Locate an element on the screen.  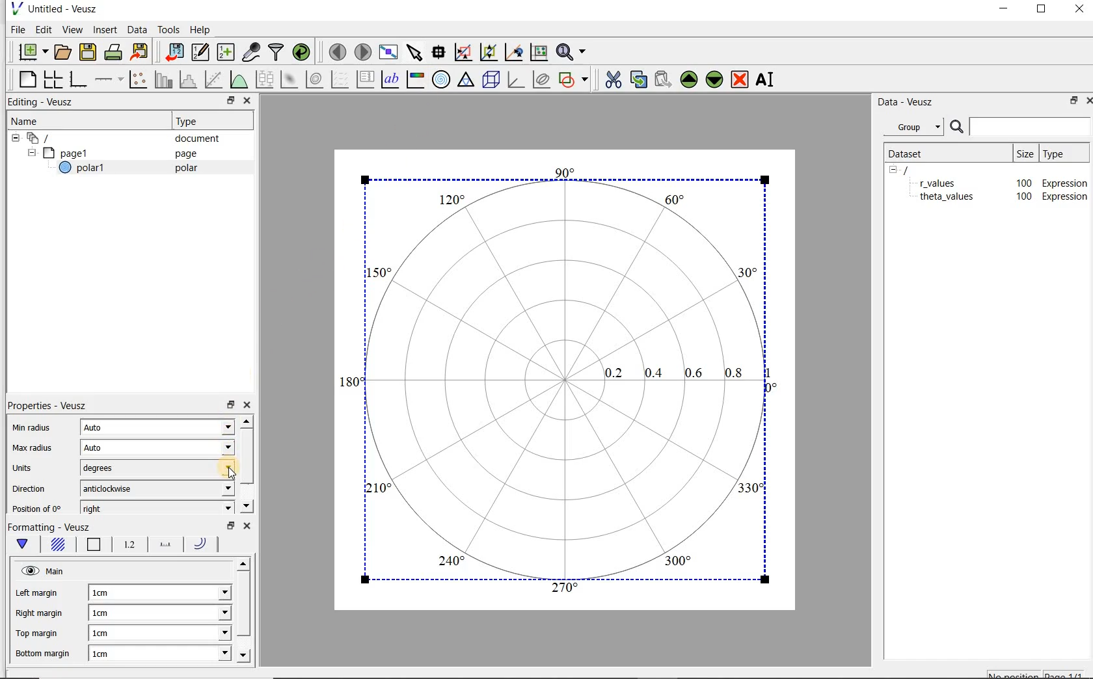
create new datasets using ranges, parametrically or as functions of existing datasets is located at coordinates (226, 53).